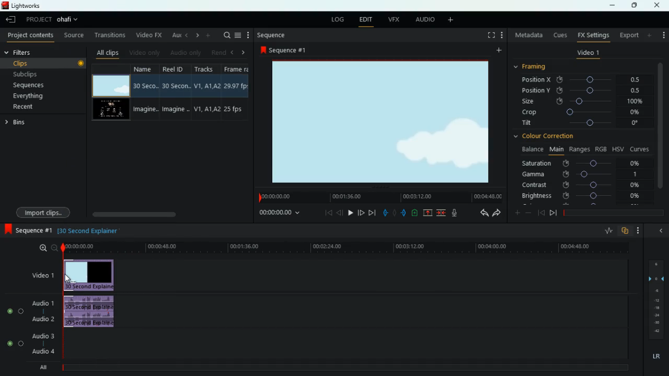  Describe the element at coordinates (366, 20) in the screenshot. I see `edit` at that location.